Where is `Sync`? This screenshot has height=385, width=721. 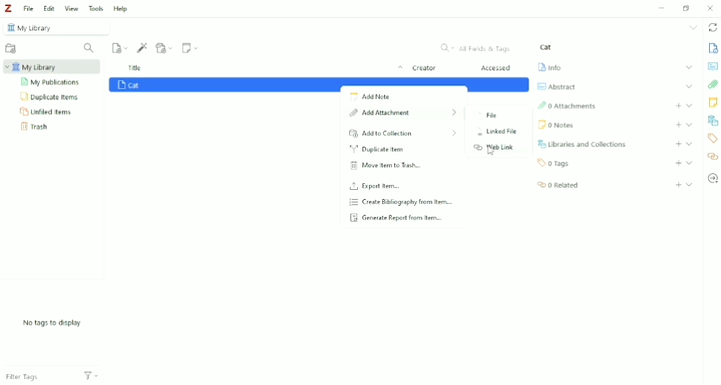
Sync is located at coordinates (713, 28).